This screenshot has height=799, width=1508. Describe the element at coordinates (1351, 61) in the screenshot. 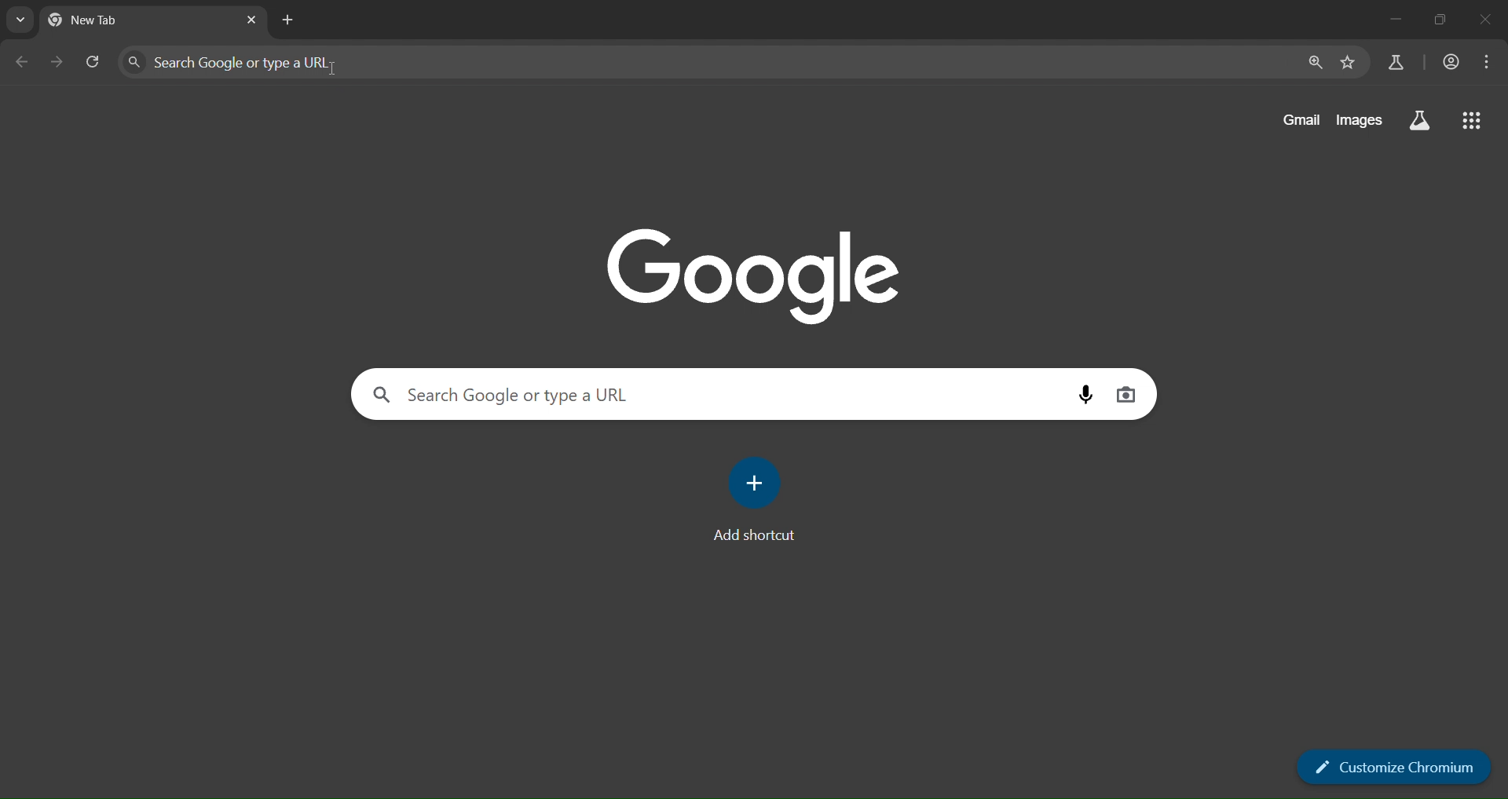

I see `bookmark page` at that location.